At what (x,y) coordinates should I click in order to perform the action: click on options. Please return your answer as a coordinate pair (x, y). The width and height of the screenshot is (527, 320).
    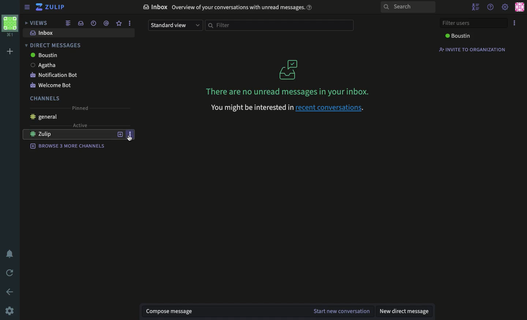
    Looking at the image, I should click on (130, 134).